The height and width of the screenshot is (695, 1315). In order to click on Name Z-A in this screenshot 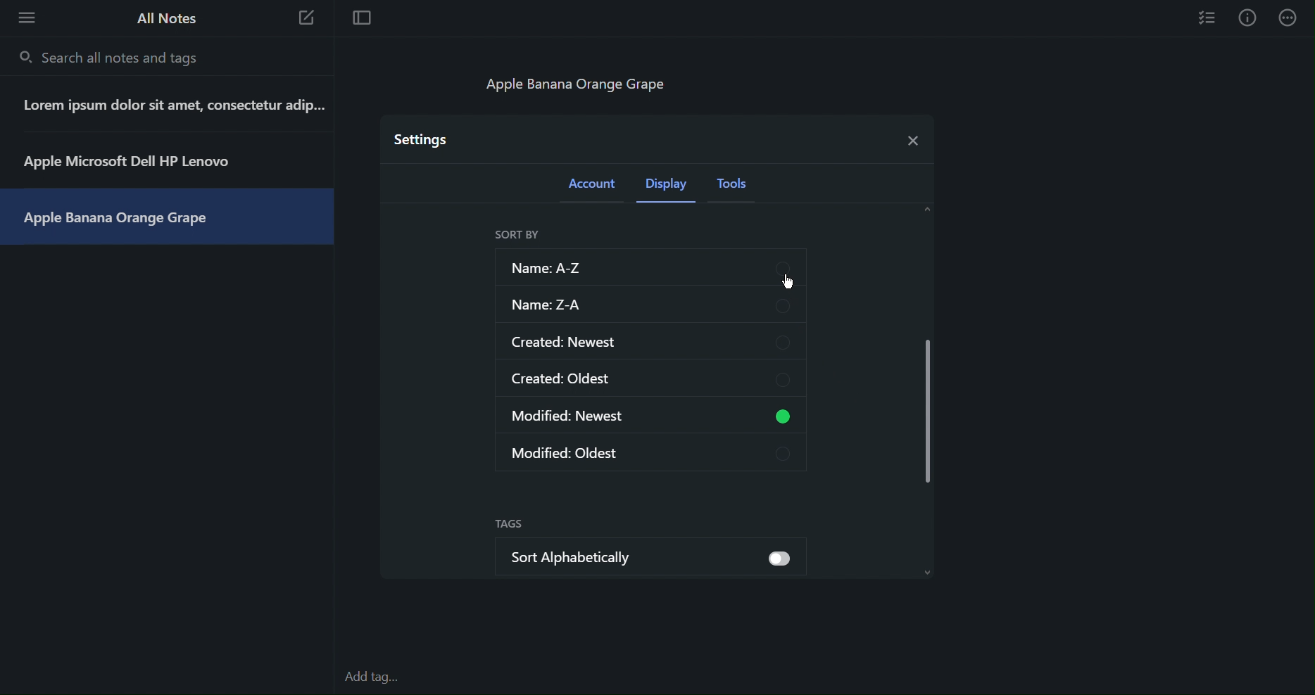, I will do `click(650, 305)`.